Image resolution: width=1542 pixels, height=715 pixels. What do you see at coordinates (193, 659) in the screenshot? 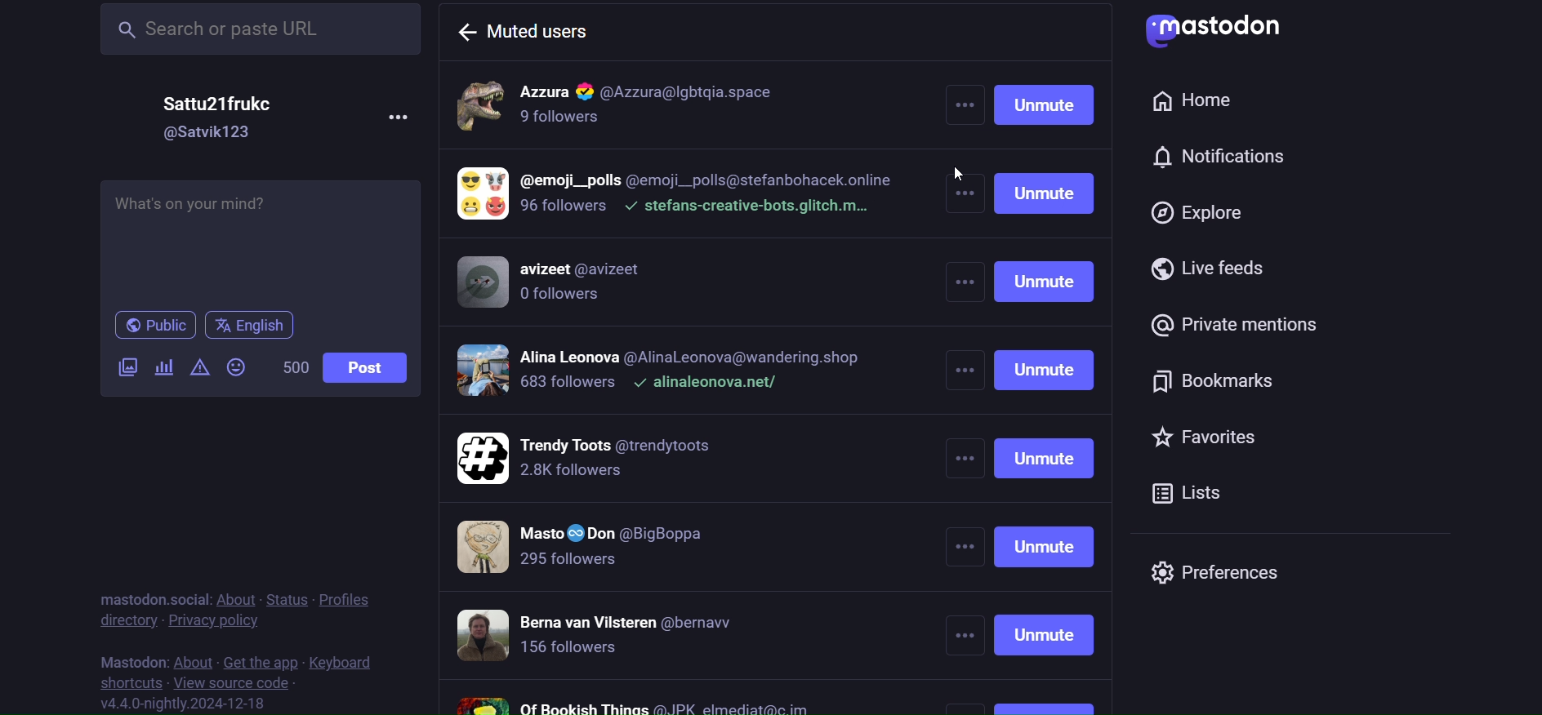
I see `about` at bounding box center [193, 659].